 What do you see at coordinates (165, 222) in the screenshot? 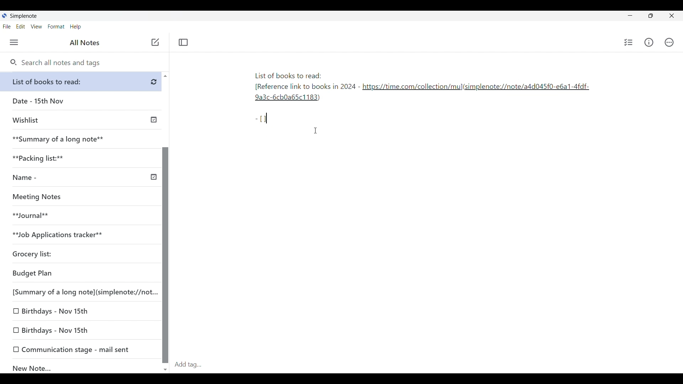
I see `Vertical scroll bar` at bounding box center [165, 222].